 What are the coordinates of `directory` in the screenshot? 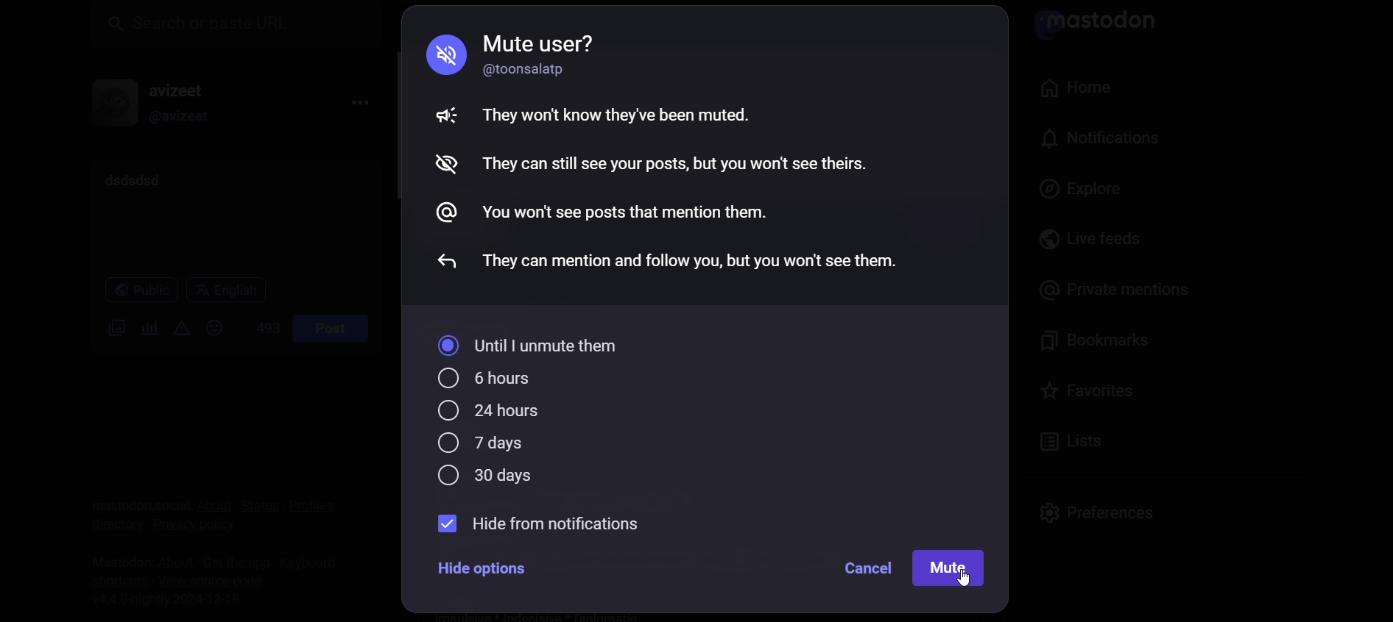 It's located at (108, 527).